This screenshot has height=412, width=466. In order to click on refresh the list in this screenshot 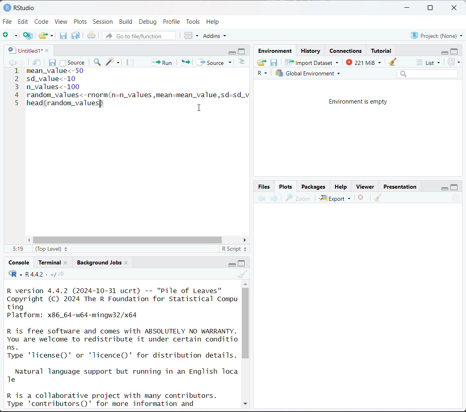, I will do `click(454, 62)`.